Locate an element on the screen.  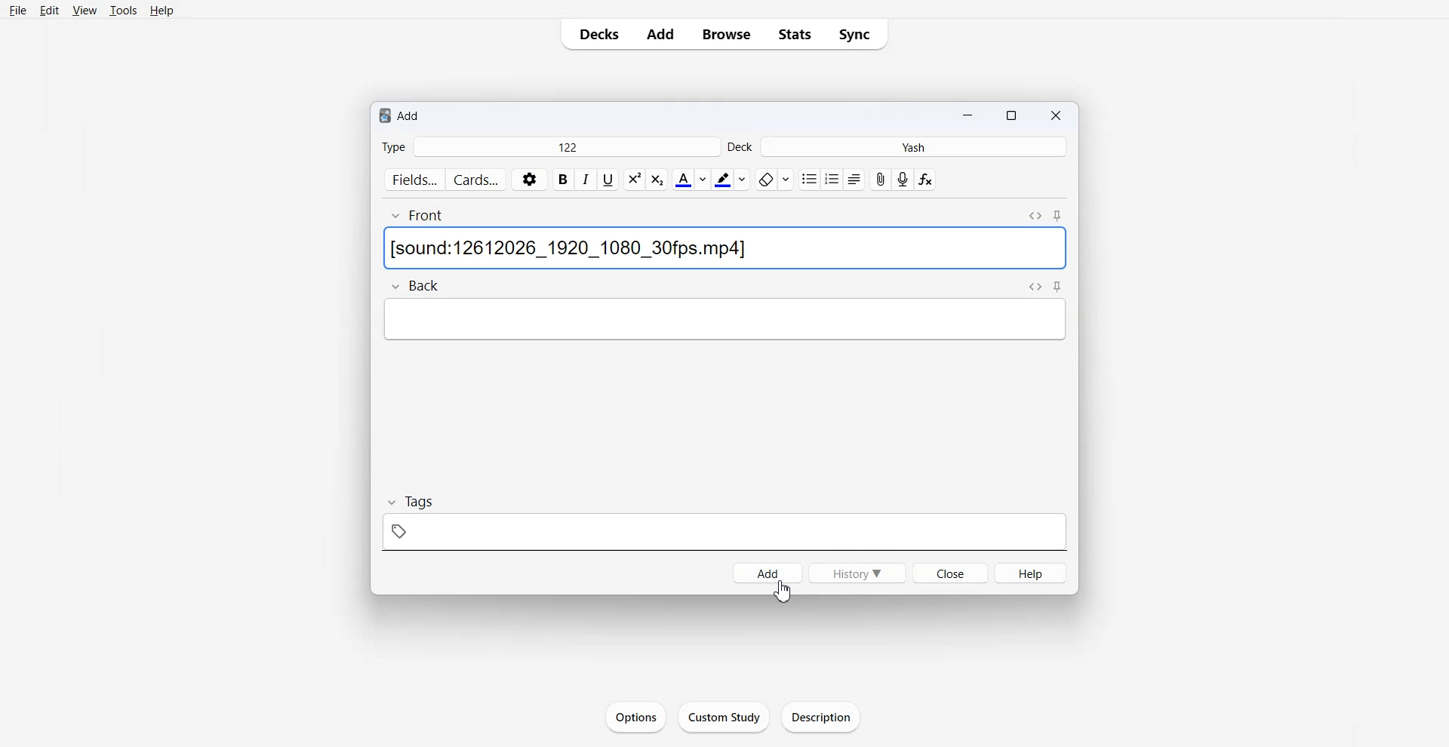
Toggle sticky is located at coordinates (1060, 287).